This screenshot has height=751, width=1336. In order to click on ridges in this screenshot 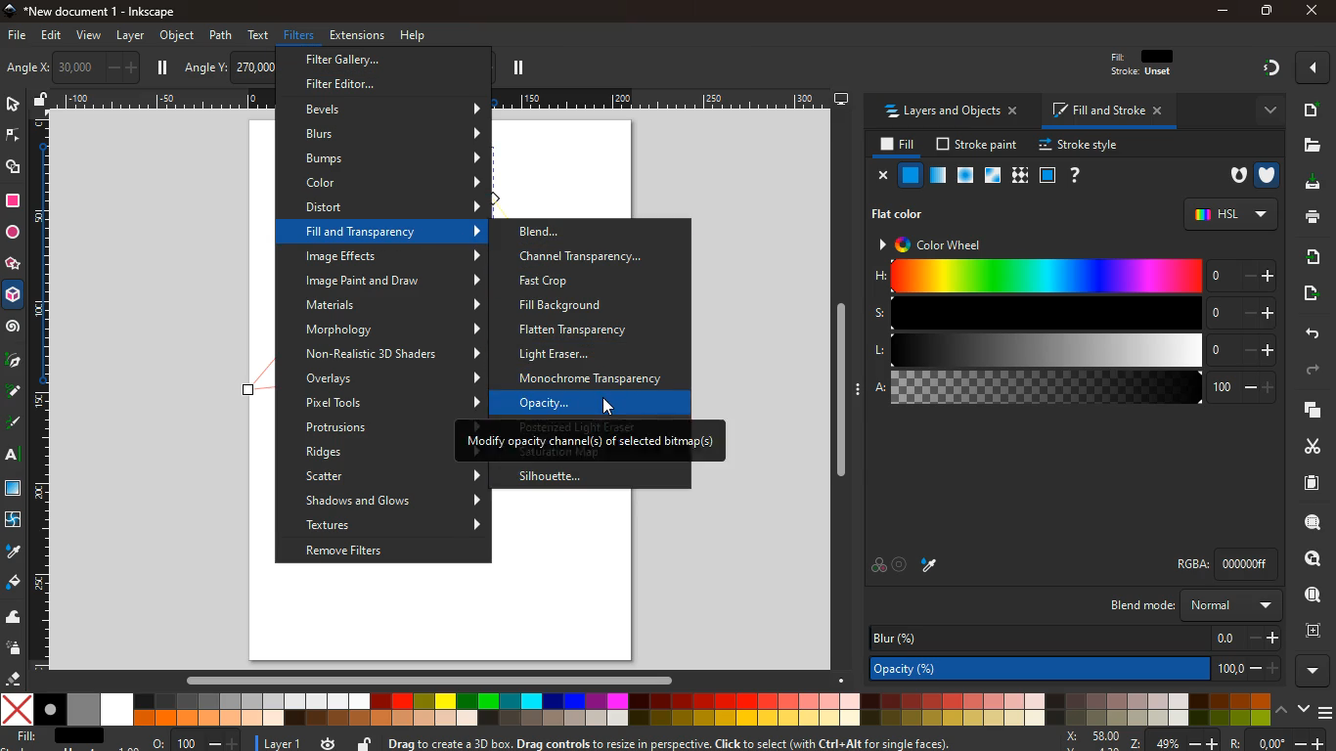, I will do `click(368, 452)`.